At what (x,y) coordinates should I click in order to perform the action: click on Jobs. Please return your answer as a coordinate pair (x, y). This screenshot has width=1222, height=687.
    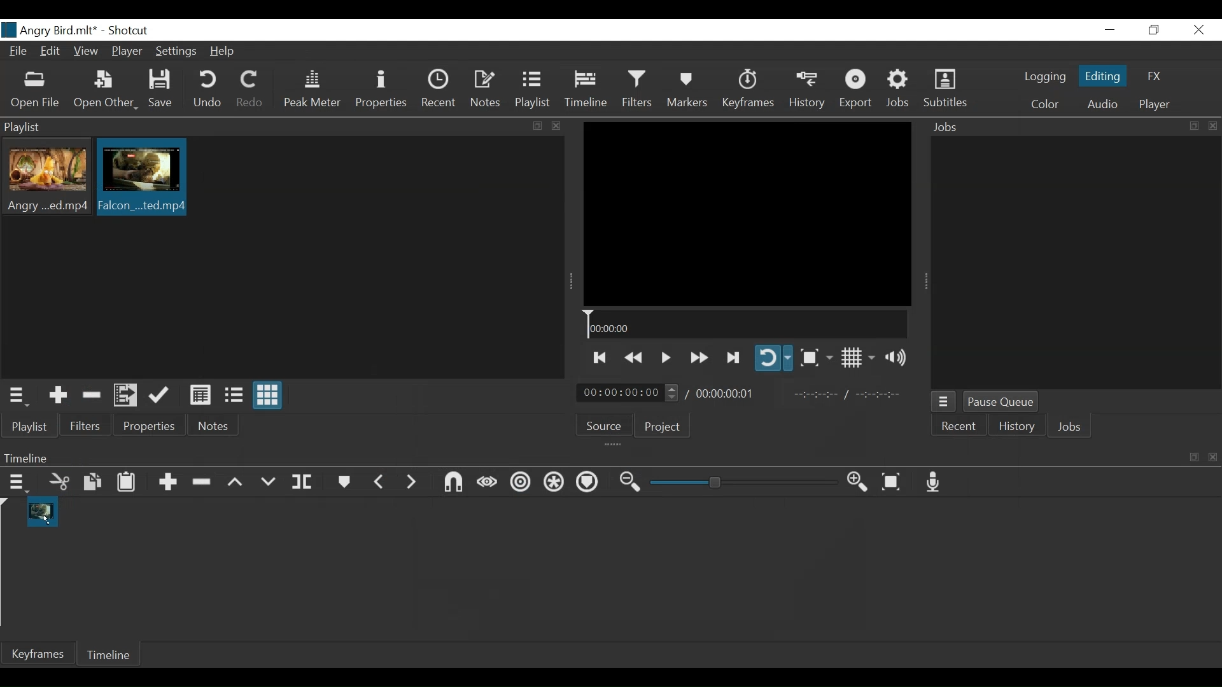
    Looking at the image, I should click on (1070, 428).